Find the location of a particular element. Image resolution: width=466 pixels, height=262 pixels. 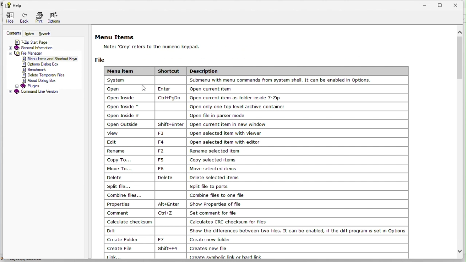

Search bar is located at coordinates (46, 32).